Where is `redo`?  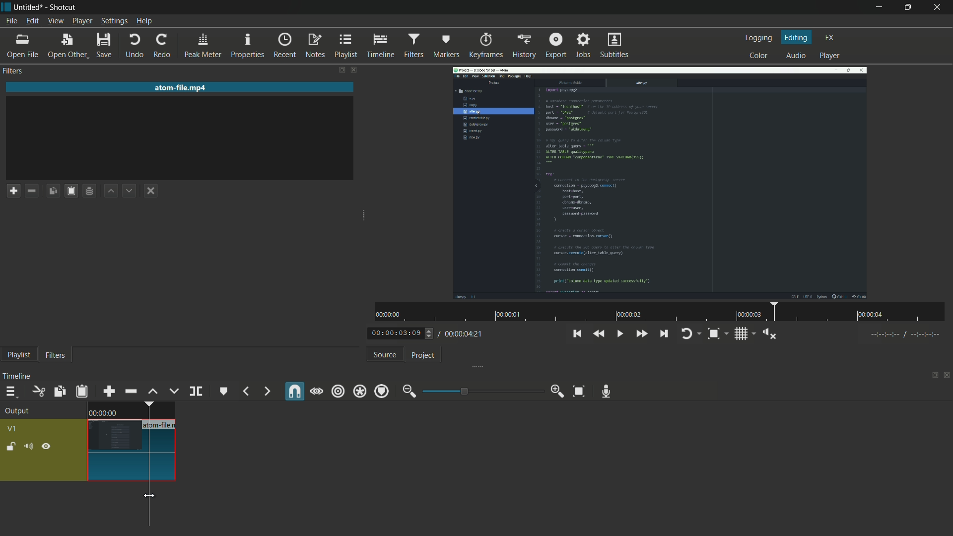
redo is located at coordinates (162, 46).